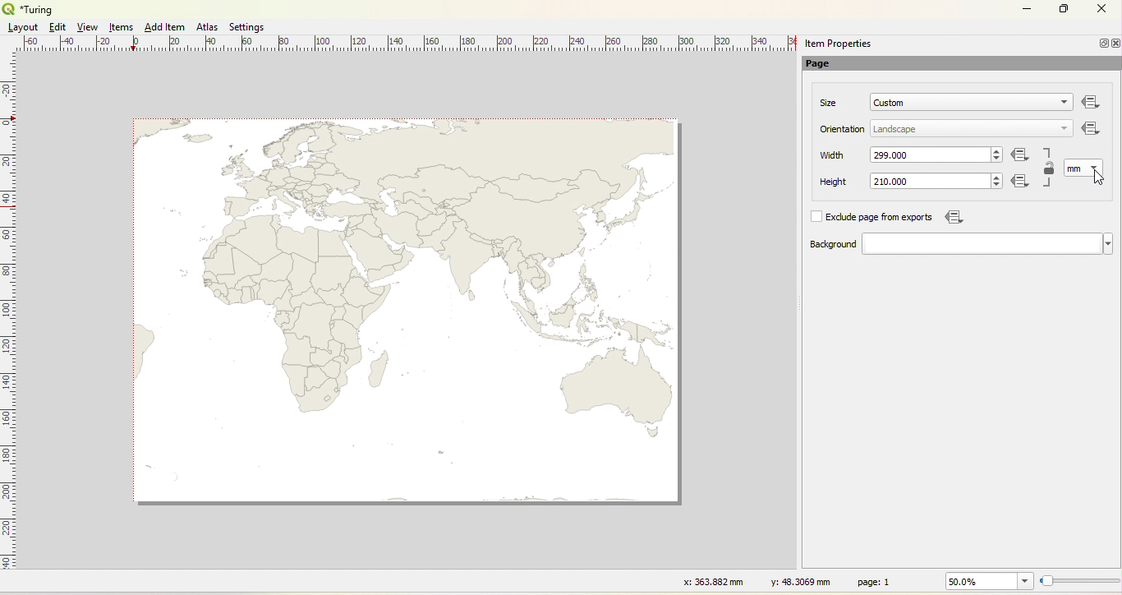  Describe the element at coordinates (1074, 169) in the screenshot. I see `unit` at that location.